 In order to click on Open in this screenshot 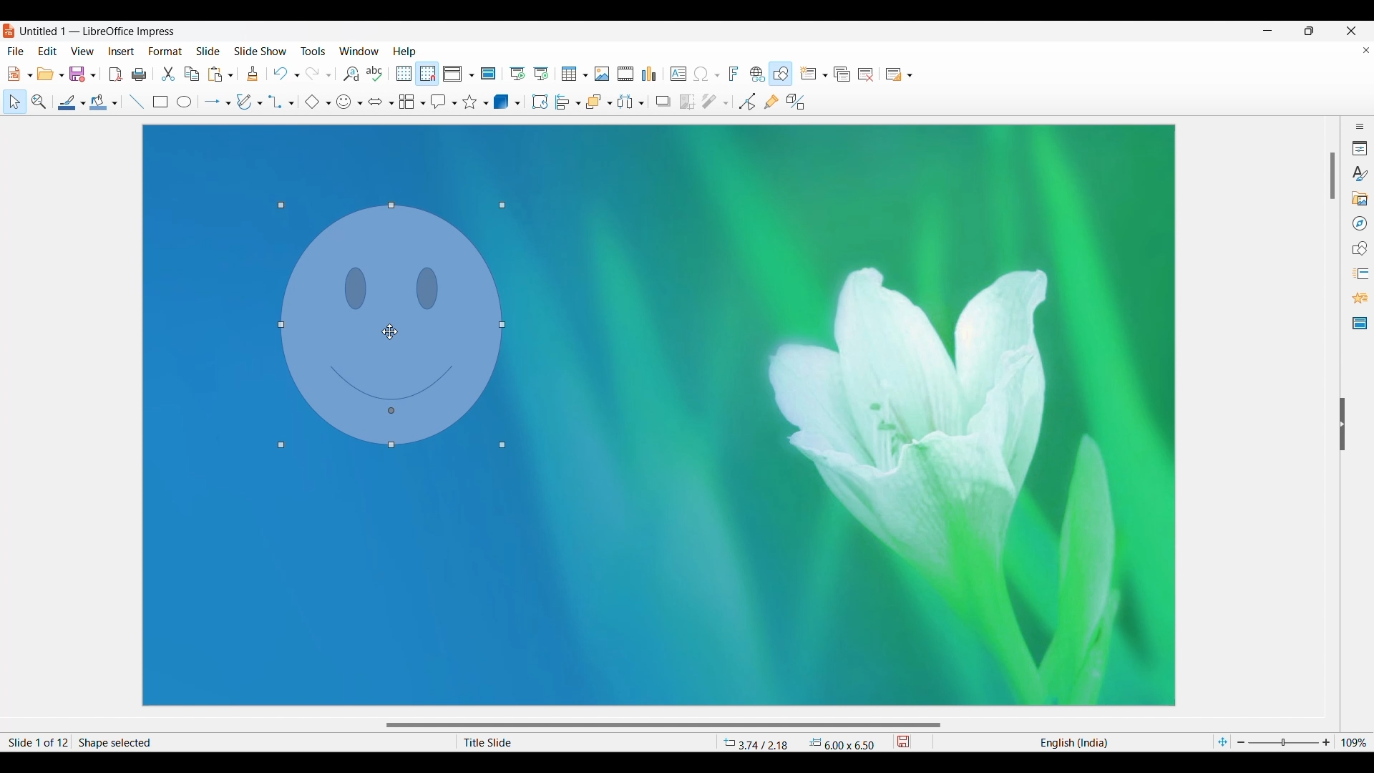, I will do `click(46, 74)`.